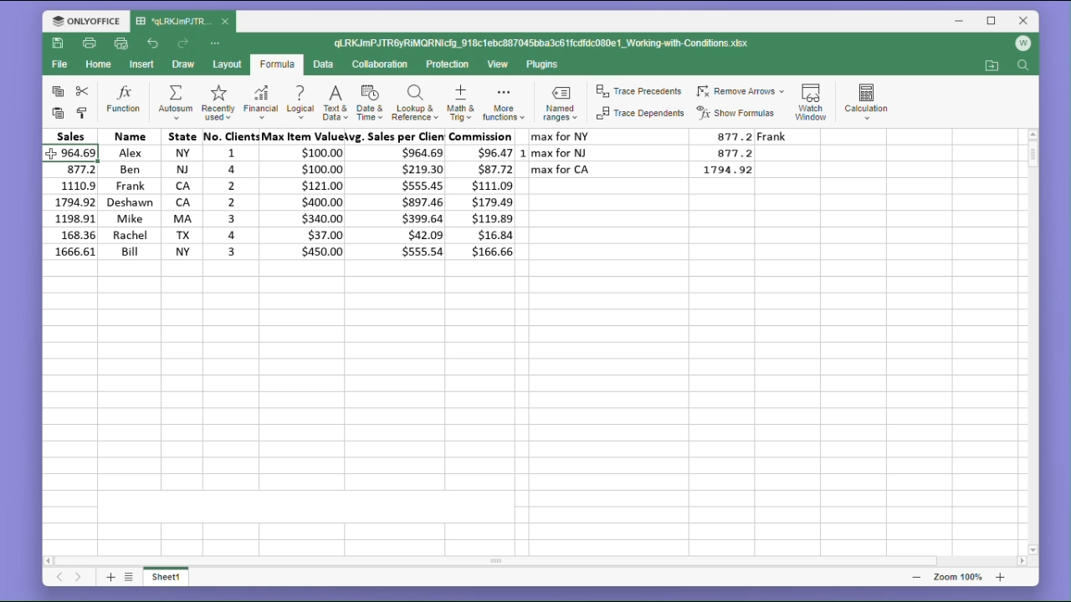  I want to click on trace predecents, so click(638, 92).